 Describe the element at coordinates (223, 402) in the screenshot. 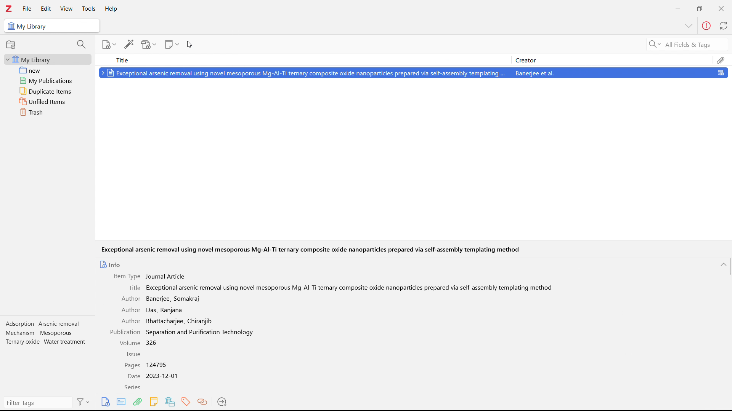

I see `locate` at that location.